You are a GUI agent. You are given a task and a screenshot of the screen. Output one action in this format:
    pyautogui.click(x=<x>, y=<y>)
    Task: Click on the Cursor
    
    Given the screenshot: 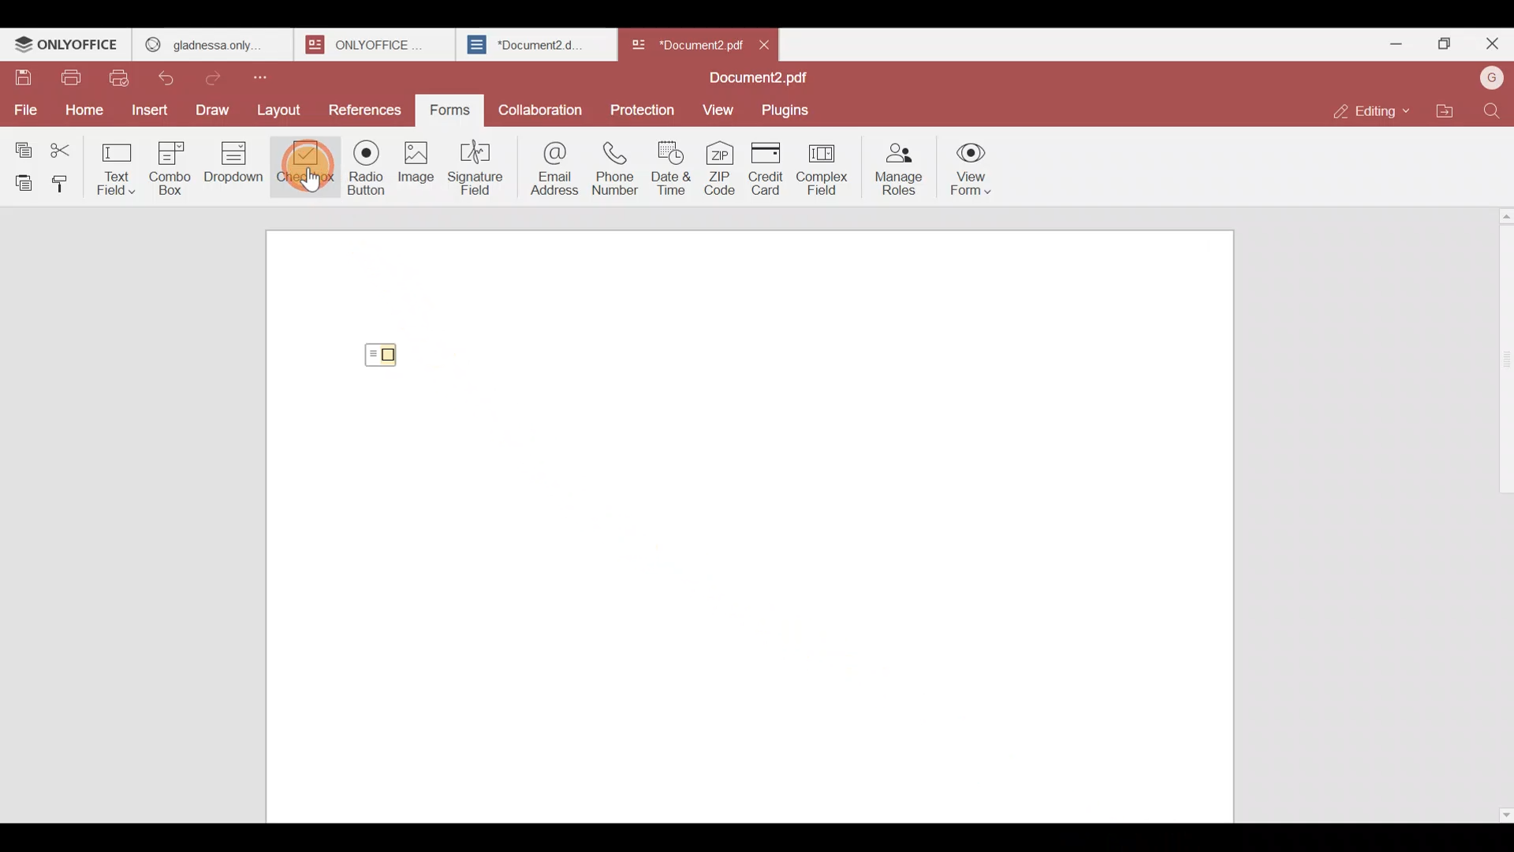 What is the action you would take?
    pyautogui.click(x=306, y=178)
    